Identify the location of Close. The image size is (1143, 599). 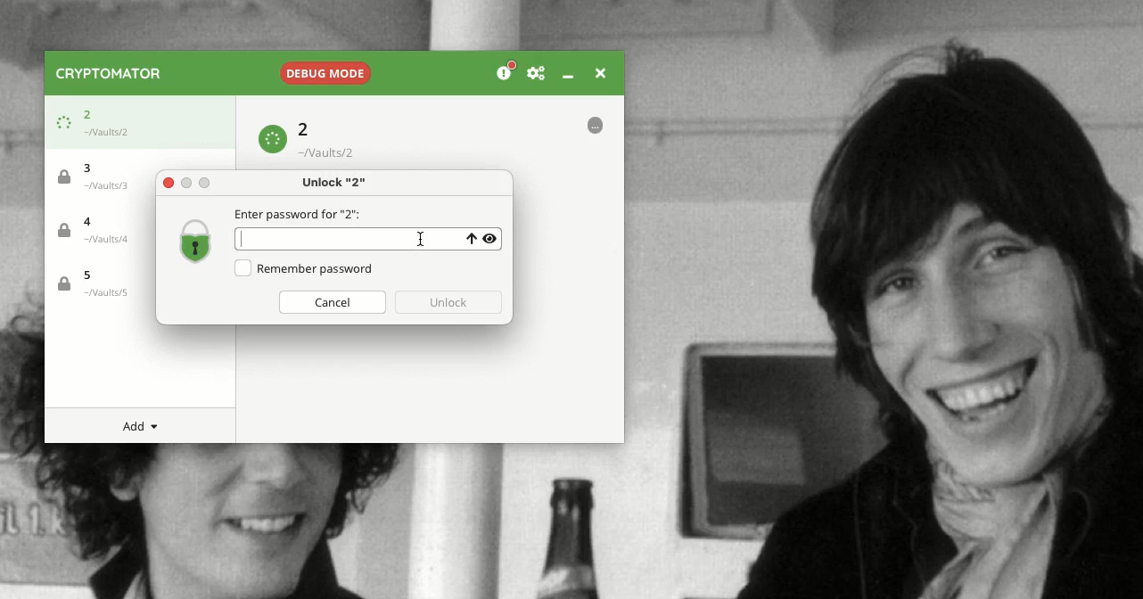
(598, 71).